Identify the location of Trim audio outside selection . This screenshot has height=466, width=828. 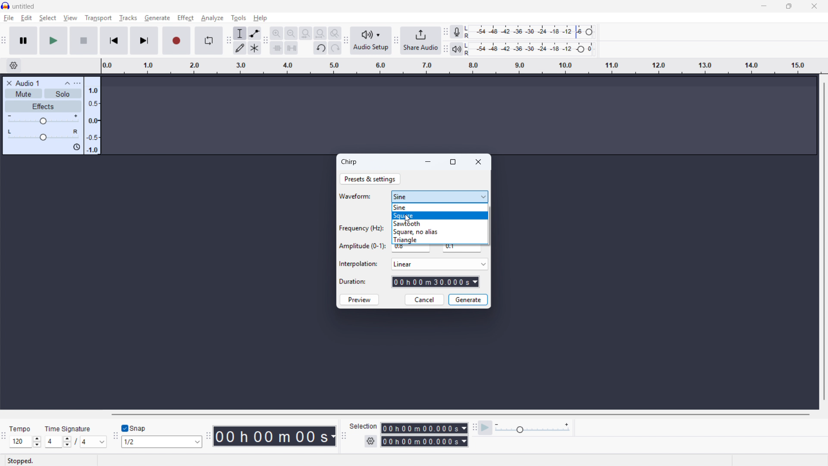
(277, 47).